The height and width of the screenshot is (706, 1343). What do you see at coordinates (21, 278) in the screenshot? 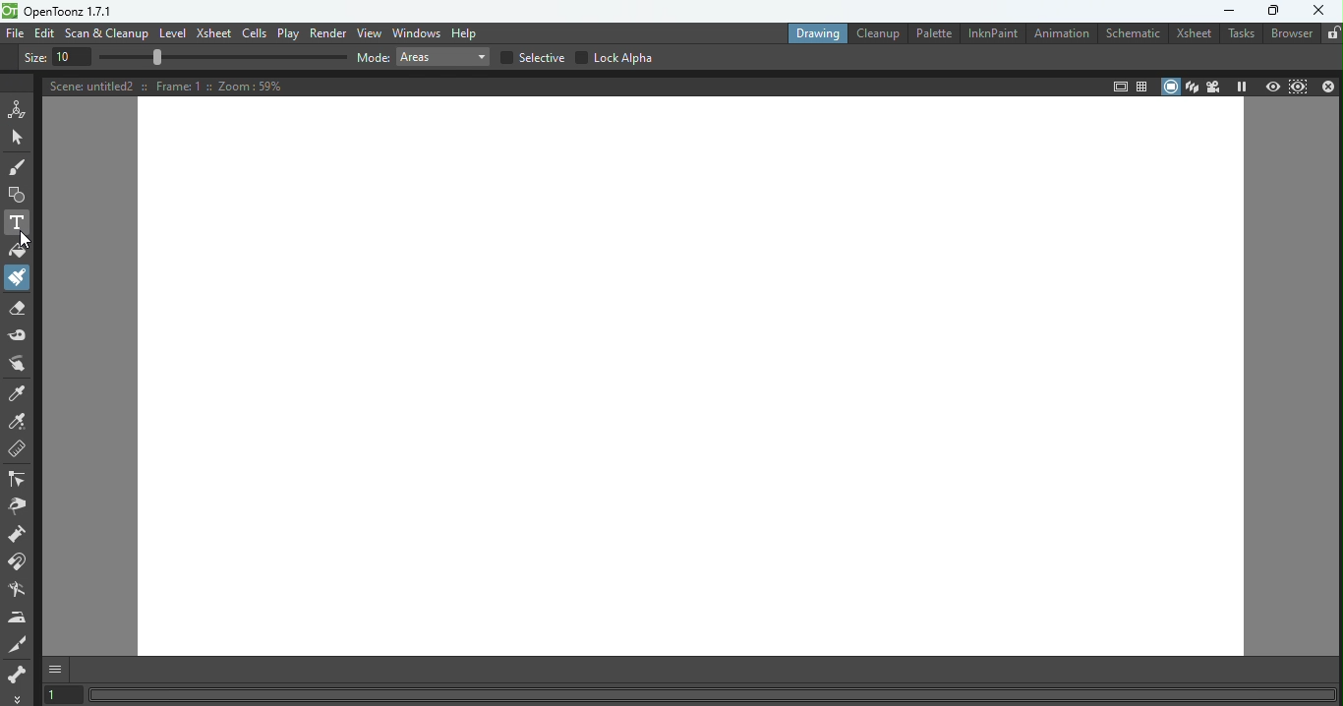
I see `Paint Brush tool` at bounding box center [21, 278].